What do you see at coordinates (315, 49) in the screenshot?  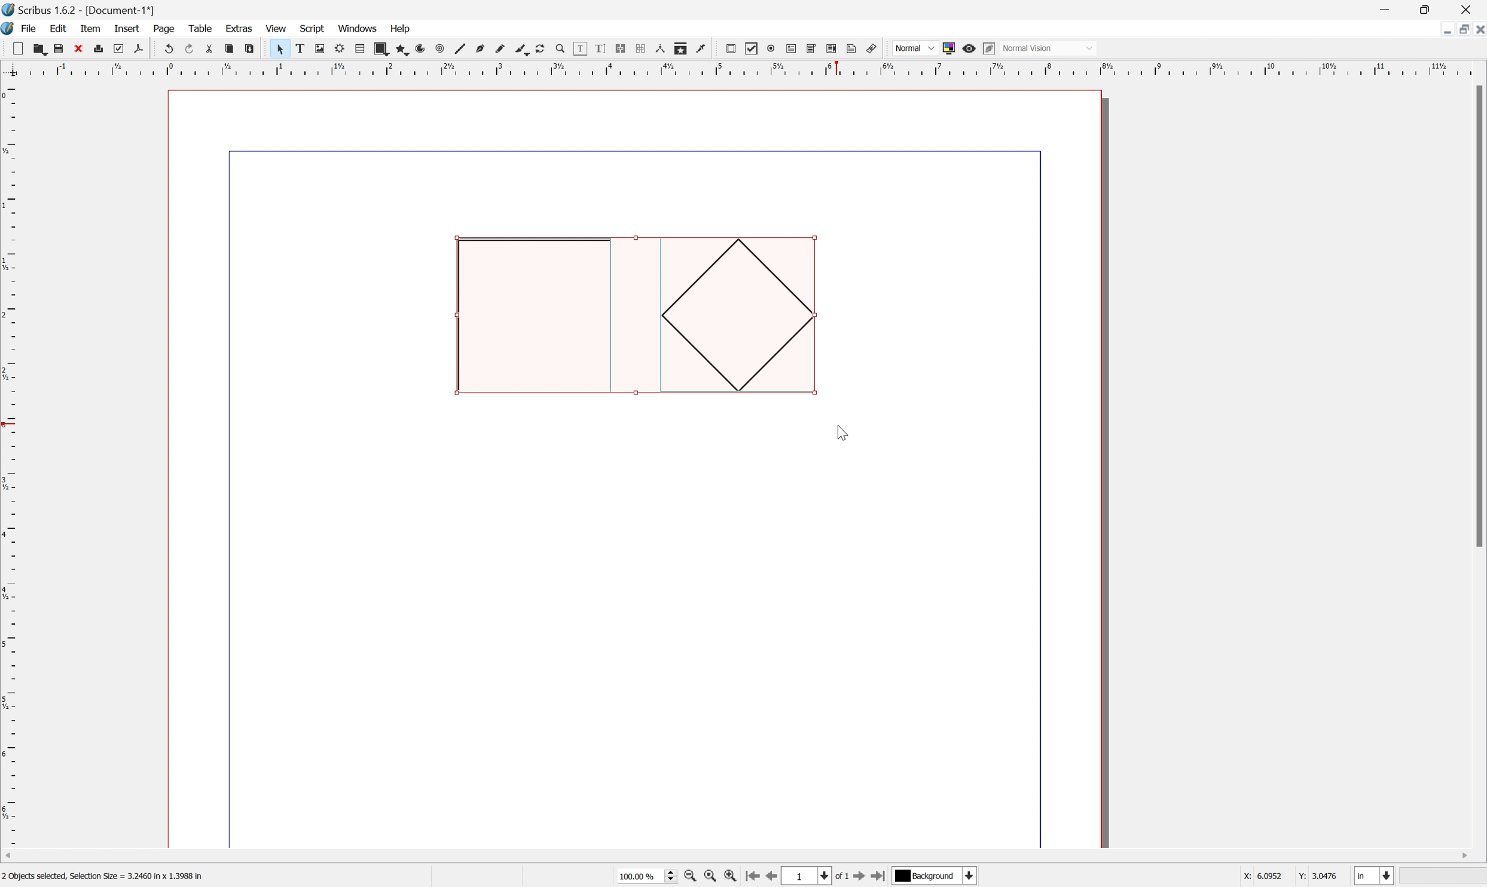 I see `image frame` at bounding box center [315, 49].